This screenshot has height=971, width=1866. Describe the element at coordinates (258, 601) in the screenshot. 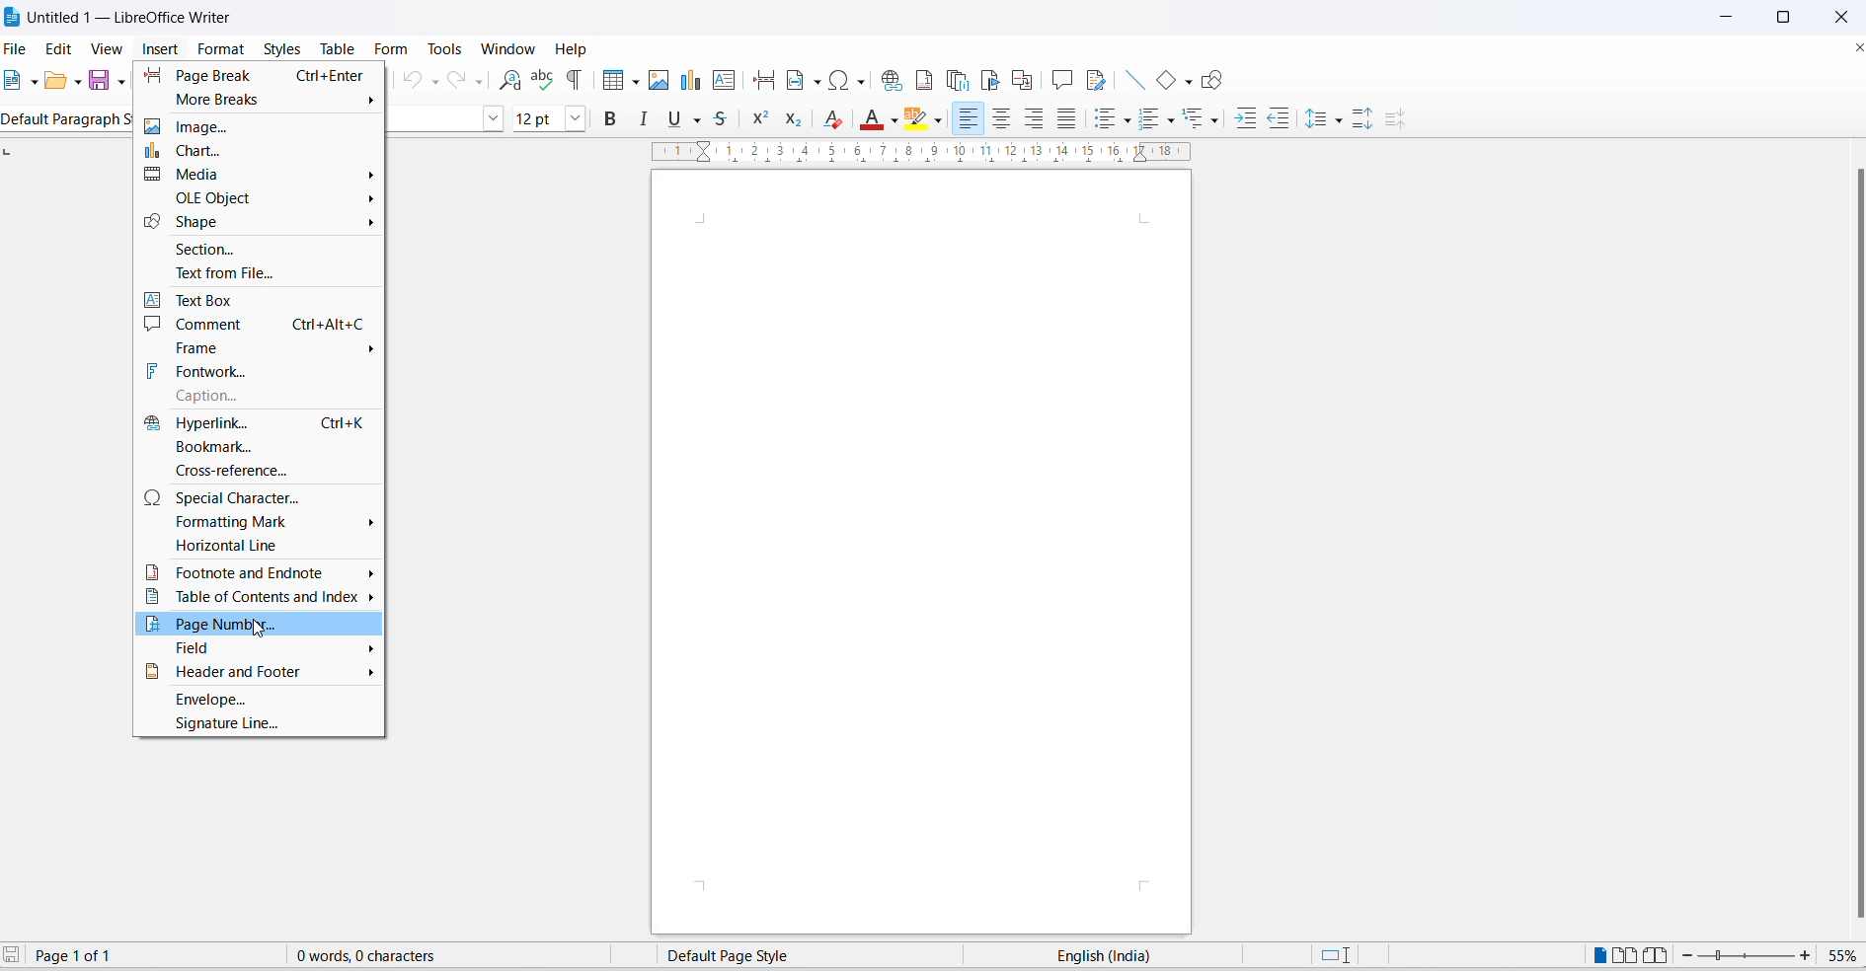

I see `table of contents and index` at that location.